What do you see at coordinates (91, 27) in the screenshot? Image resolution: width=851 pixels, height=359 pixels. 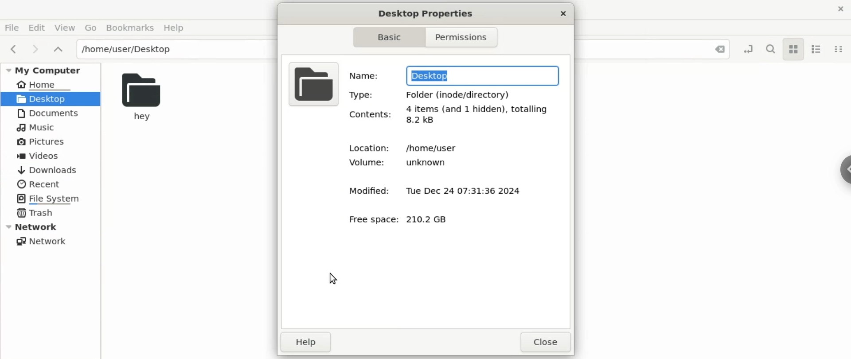 I see `go ` at bounding box center [91, 27].